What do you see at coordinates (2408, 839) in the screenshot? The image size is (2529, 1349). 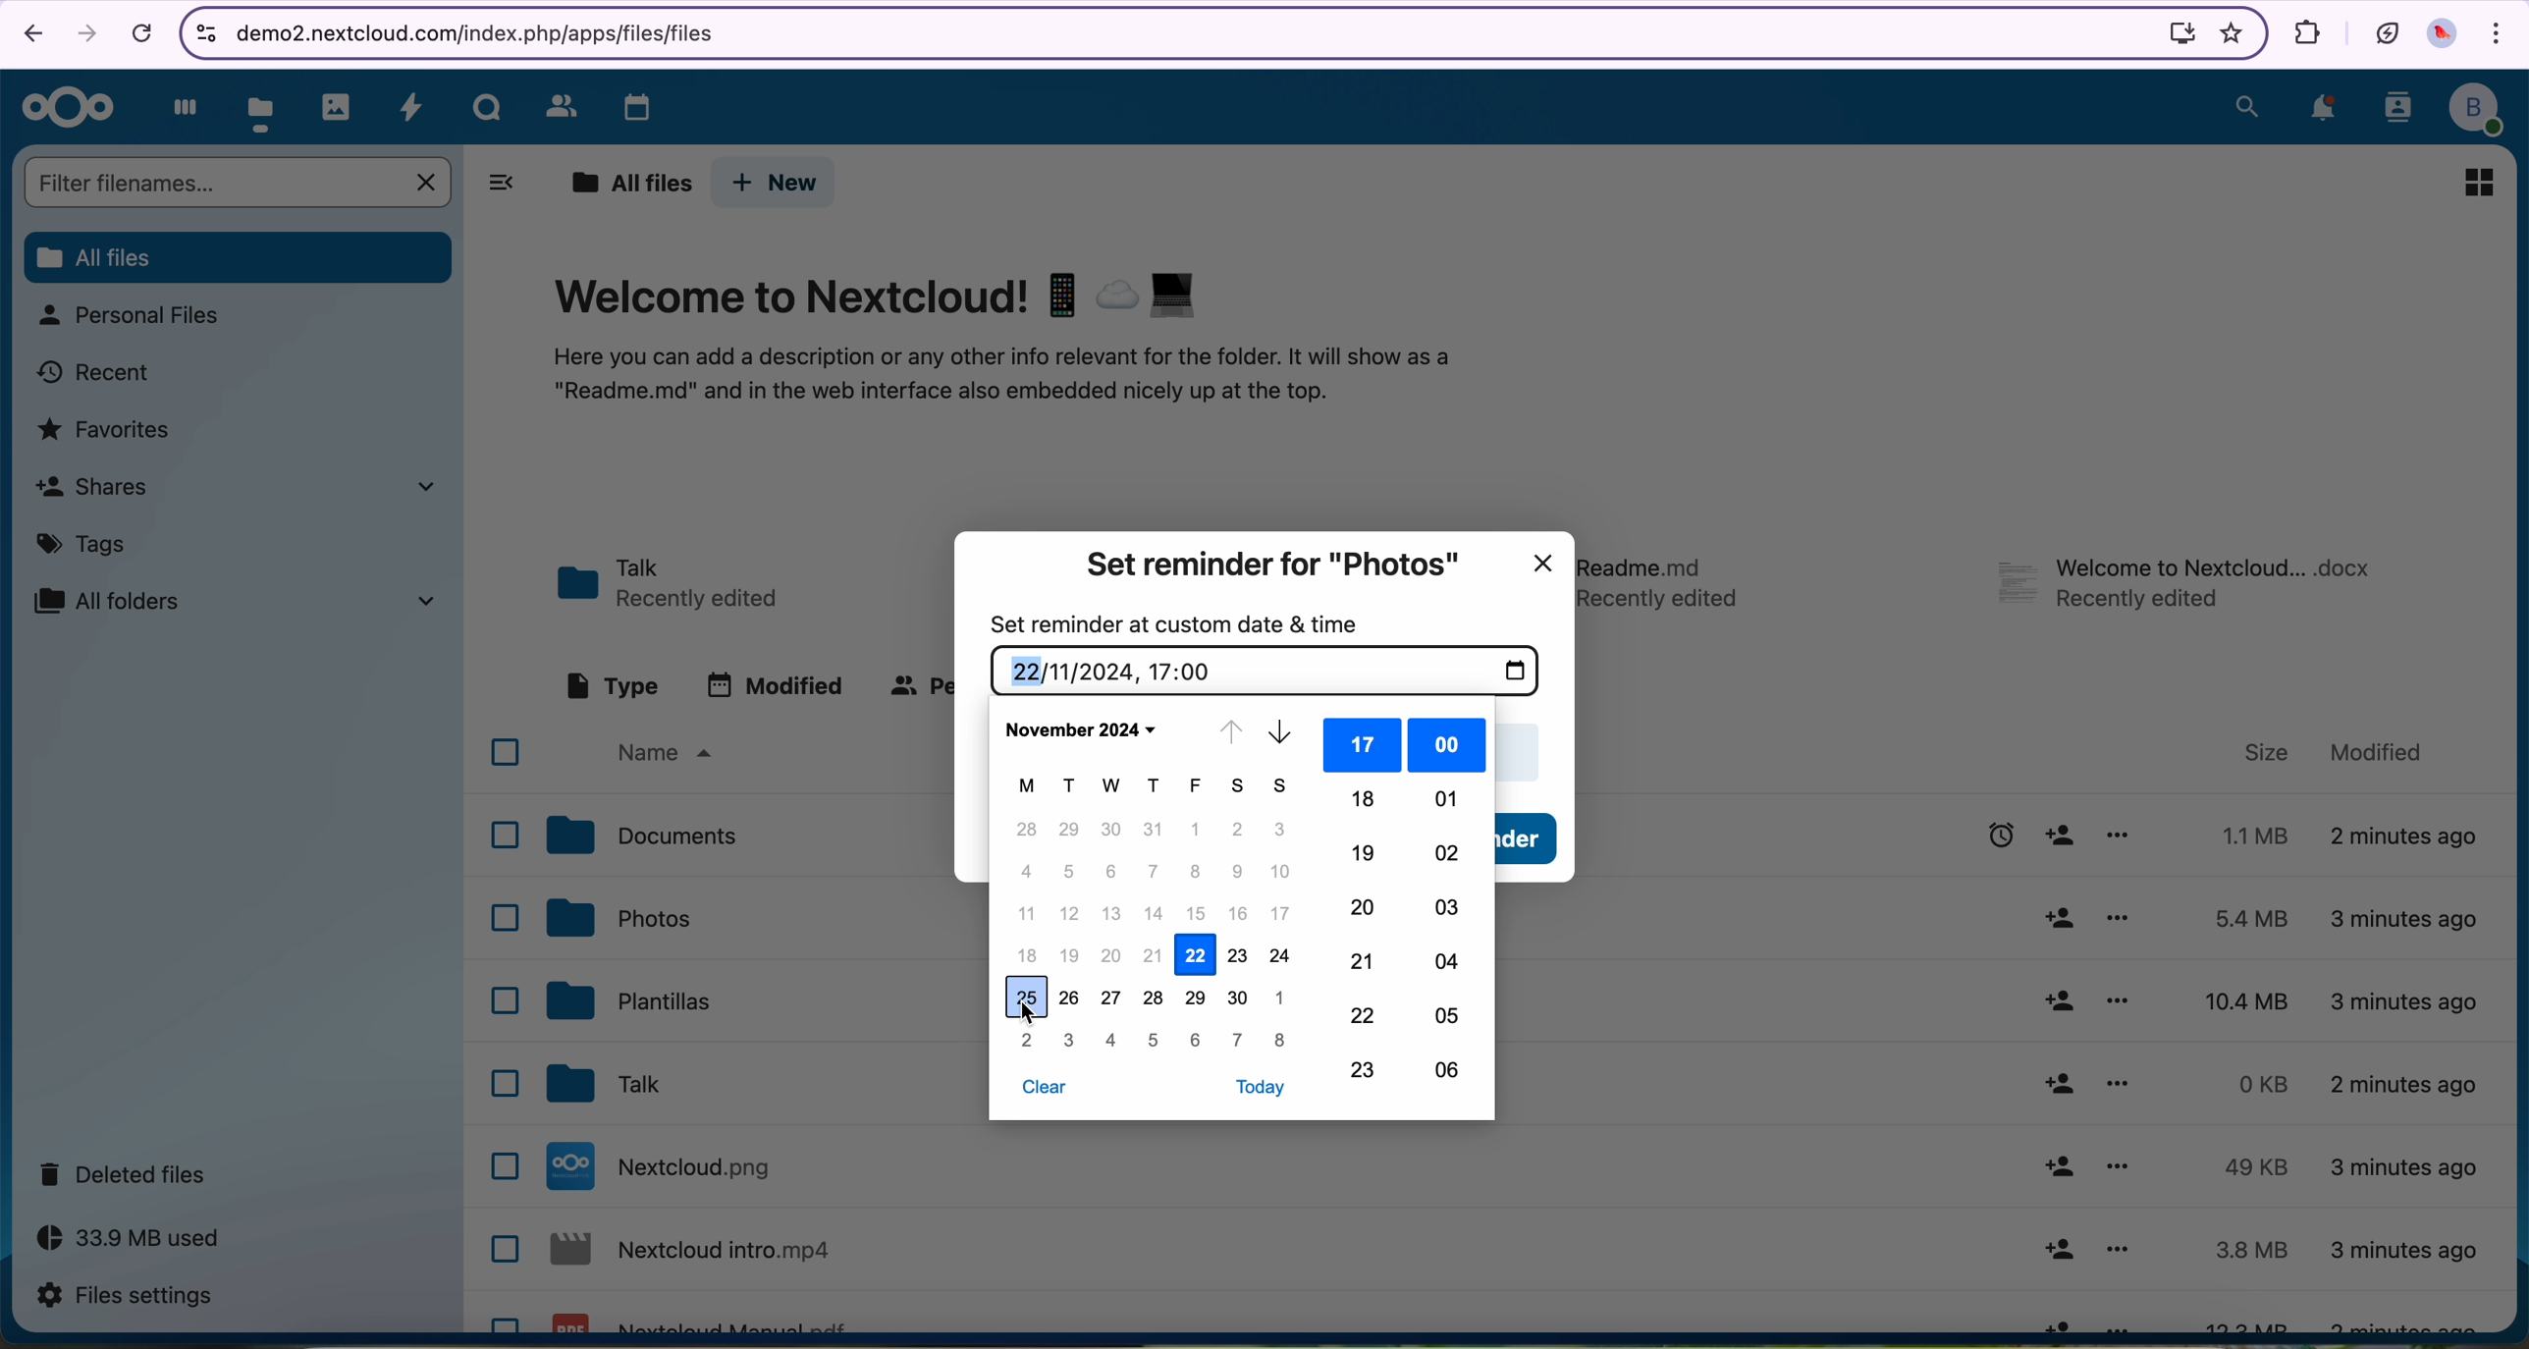 I see `2 minutes ago` at bounding box center [2408, 839].